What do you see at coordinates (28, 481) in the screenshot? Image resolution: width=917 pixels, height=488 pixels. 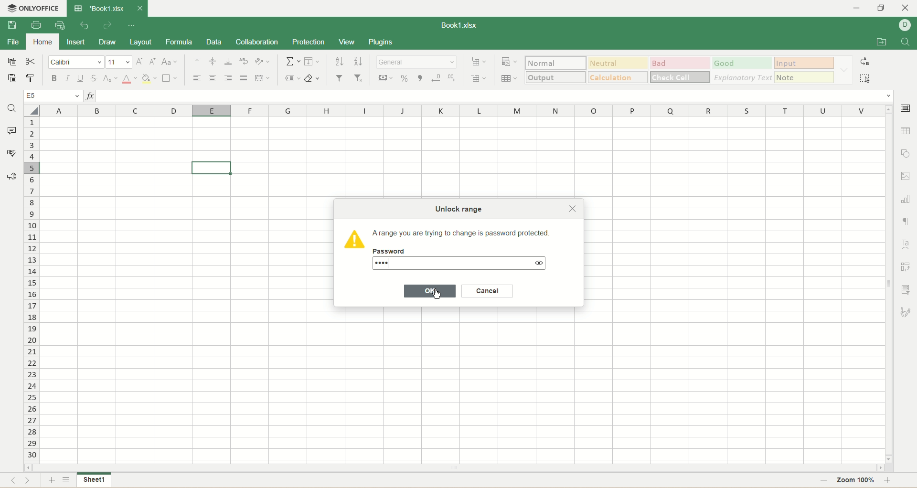 I see `next` at bounding box center [28, 481].